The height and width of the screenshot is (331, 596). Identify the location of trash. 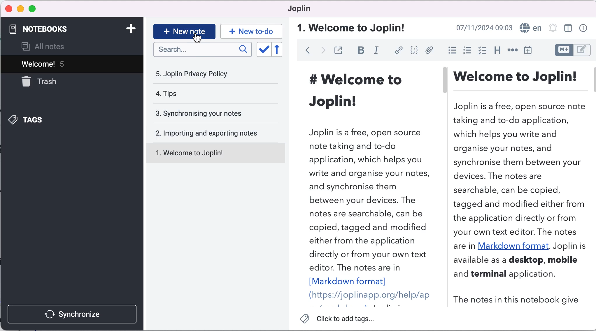
(53, 82).